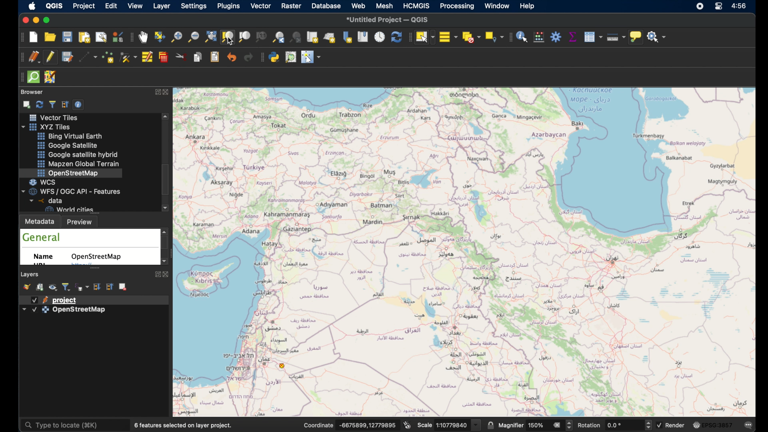 The image size is (768, 432). Describe the element at coordinates (424, 36) in the screenshot. I see `select feature by area or single click` at that location.